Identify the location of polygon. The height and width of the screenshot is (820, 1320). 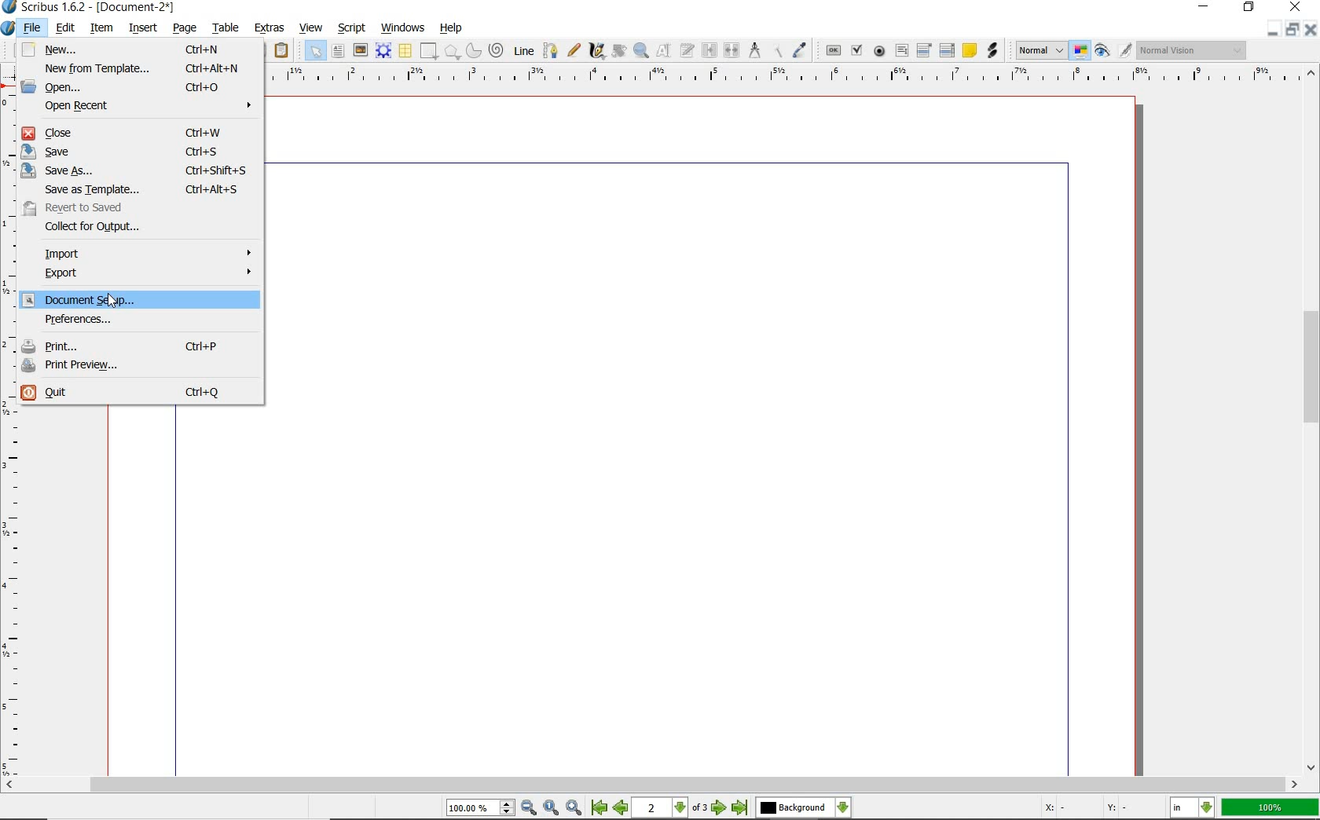
(452, 52).